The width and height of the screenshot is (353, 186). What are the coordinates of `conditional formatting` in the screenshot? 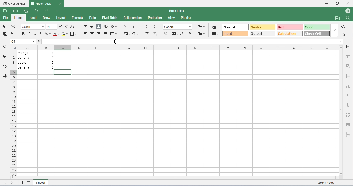 It's located at (215, 27).